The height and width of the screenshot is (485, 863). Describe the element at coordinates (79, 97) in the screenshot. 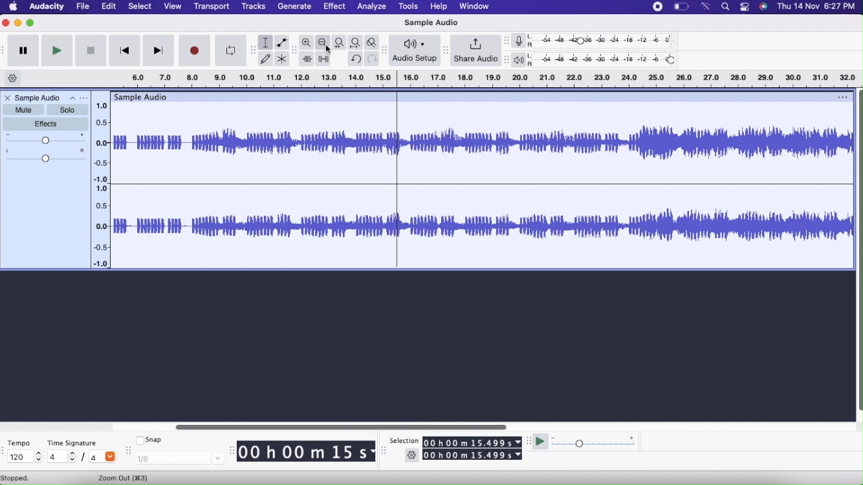

I see `Options` at that location.